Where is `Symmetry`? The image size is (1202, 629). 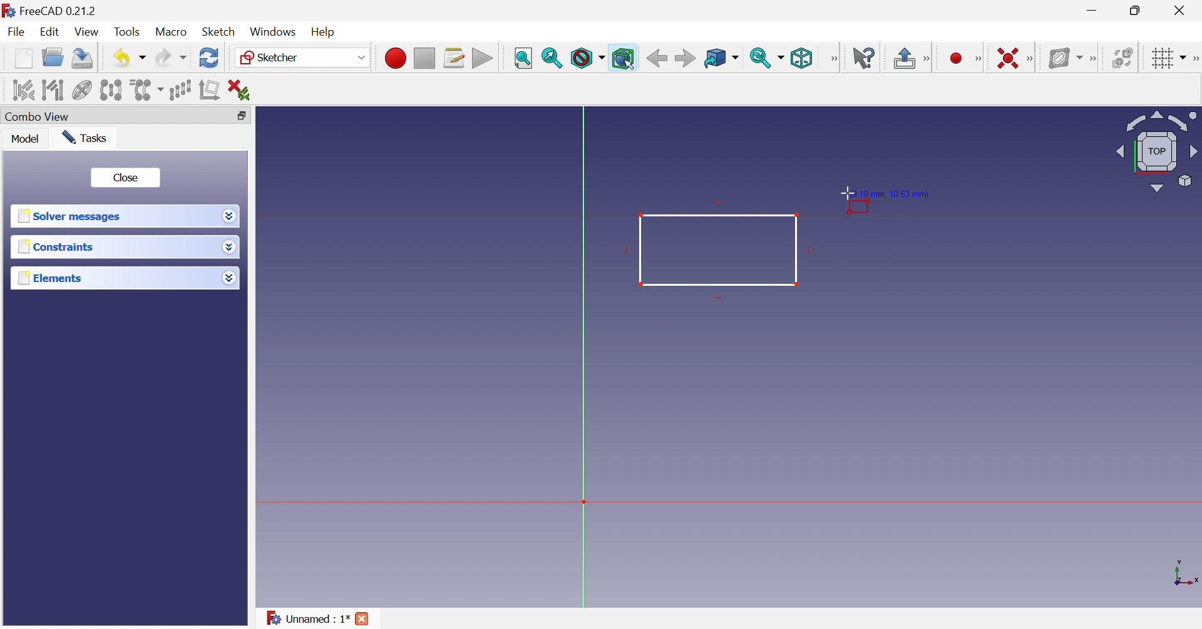 Symmetry is located at coordinates (111, 91).